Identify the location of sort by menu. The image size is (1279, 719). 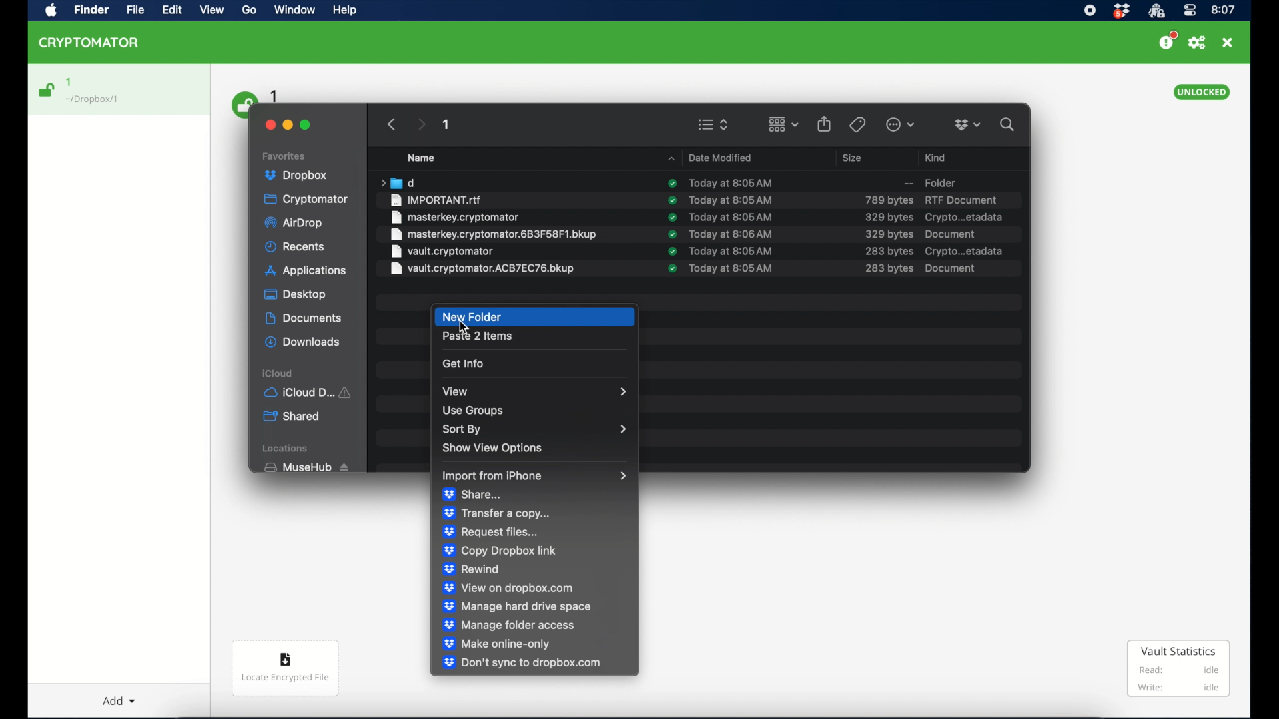
(533, 429).